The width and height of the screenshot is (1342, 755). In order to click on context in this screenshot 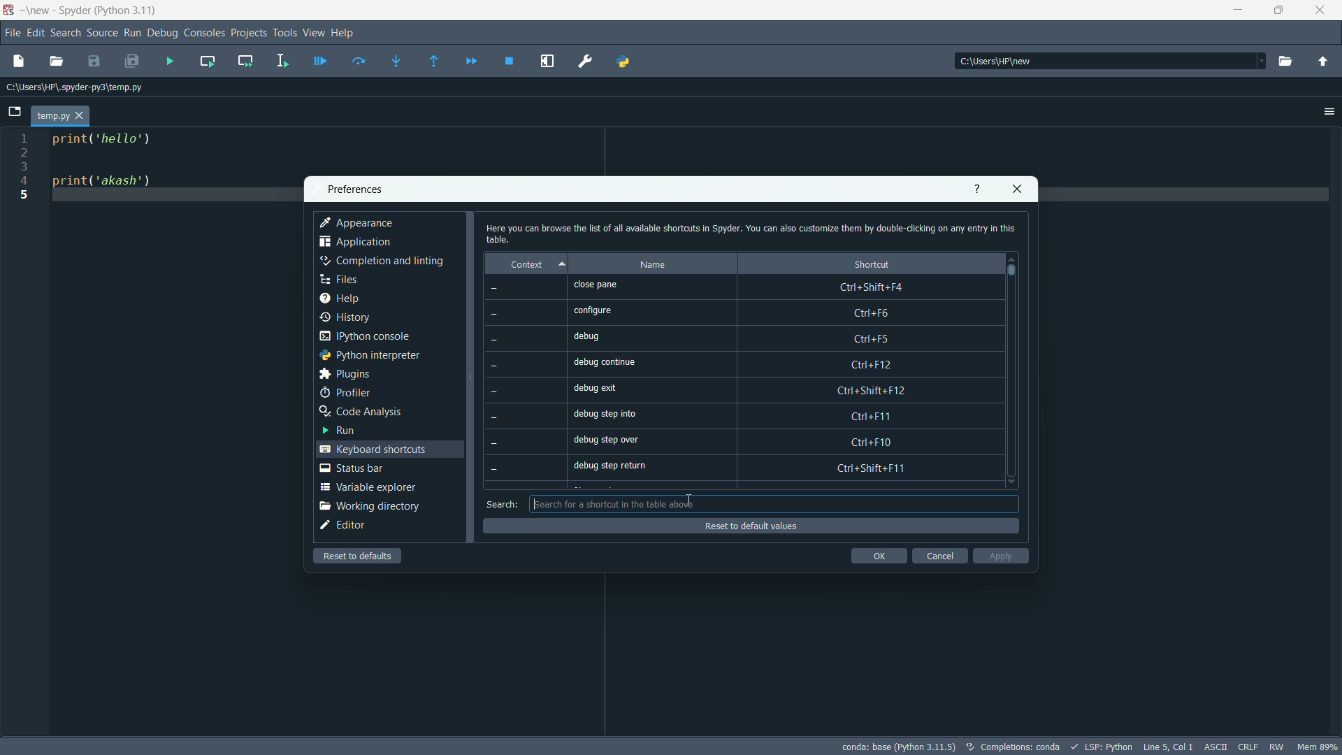, I will do `click(531, 265)`.